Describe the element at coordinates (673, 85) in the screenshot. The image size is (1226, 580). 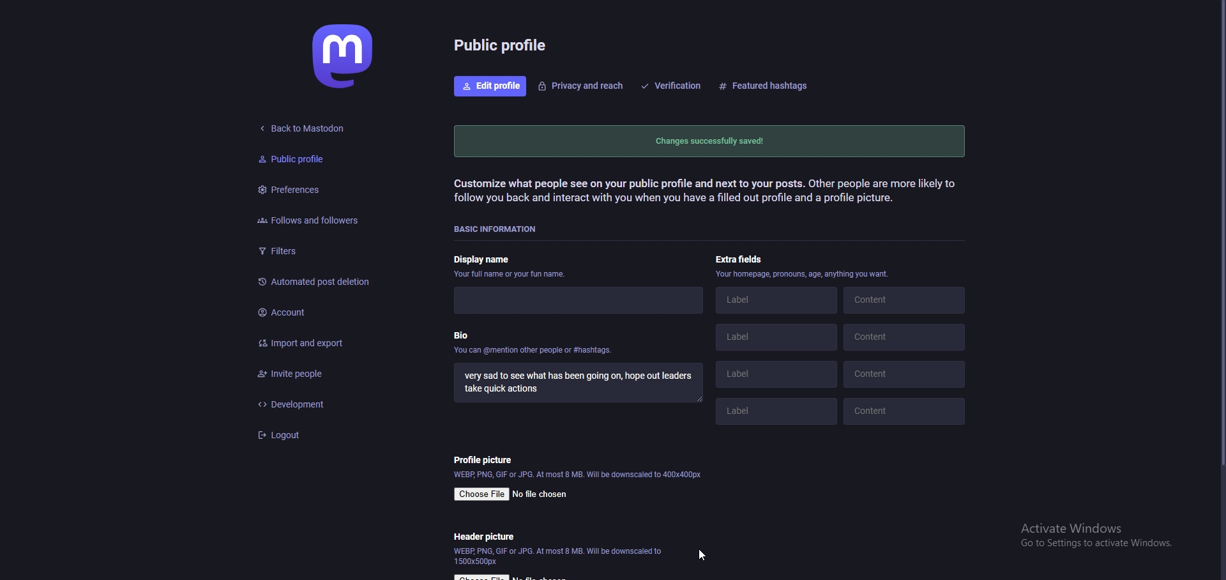
I see `verification` at that location.